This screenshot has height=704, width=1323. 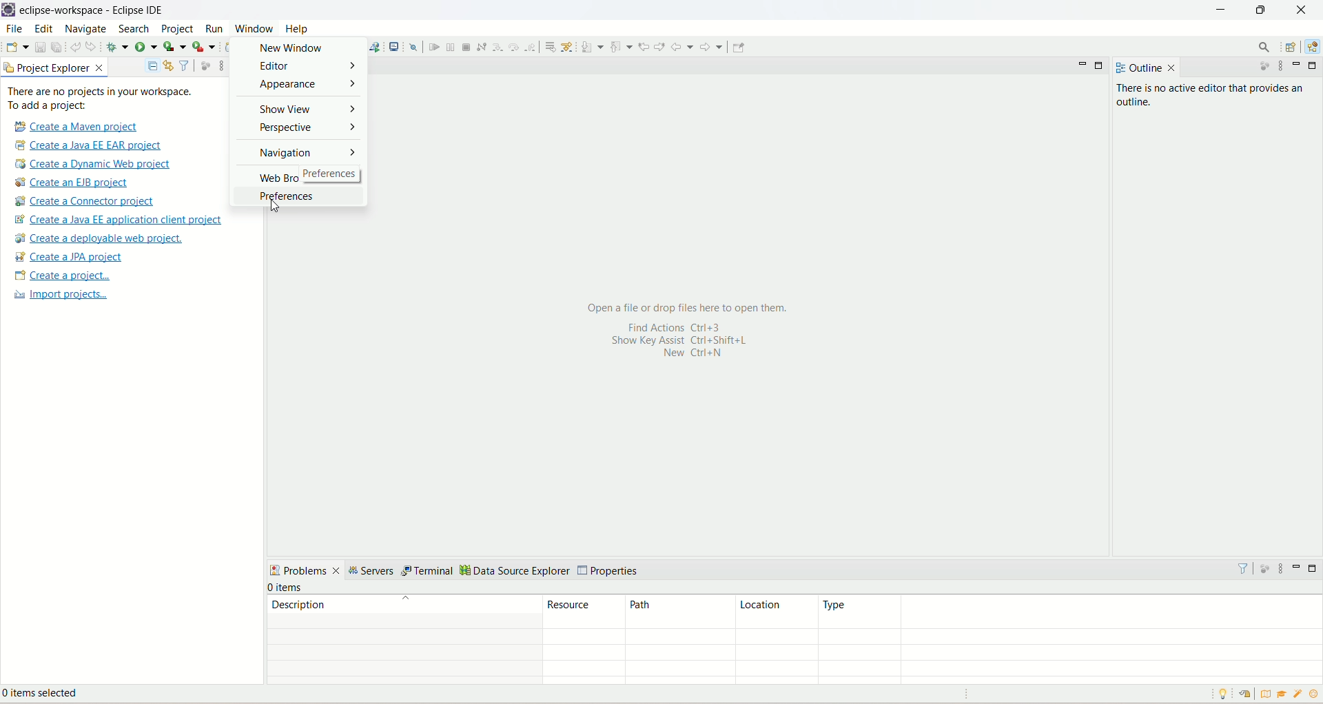 I want to click on file, so click(x=14, y=28).